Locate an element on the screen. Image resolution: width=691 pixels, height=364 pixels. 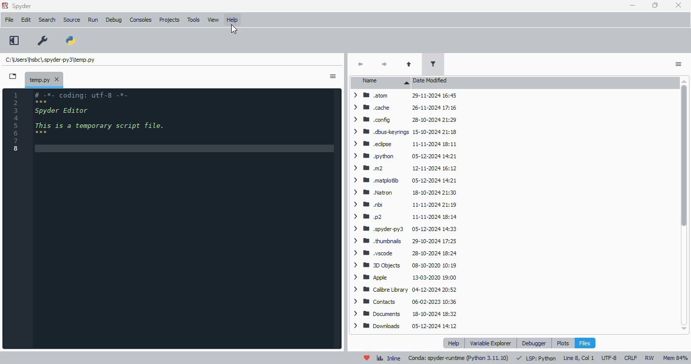
parent is located at coordinates (409, 64).